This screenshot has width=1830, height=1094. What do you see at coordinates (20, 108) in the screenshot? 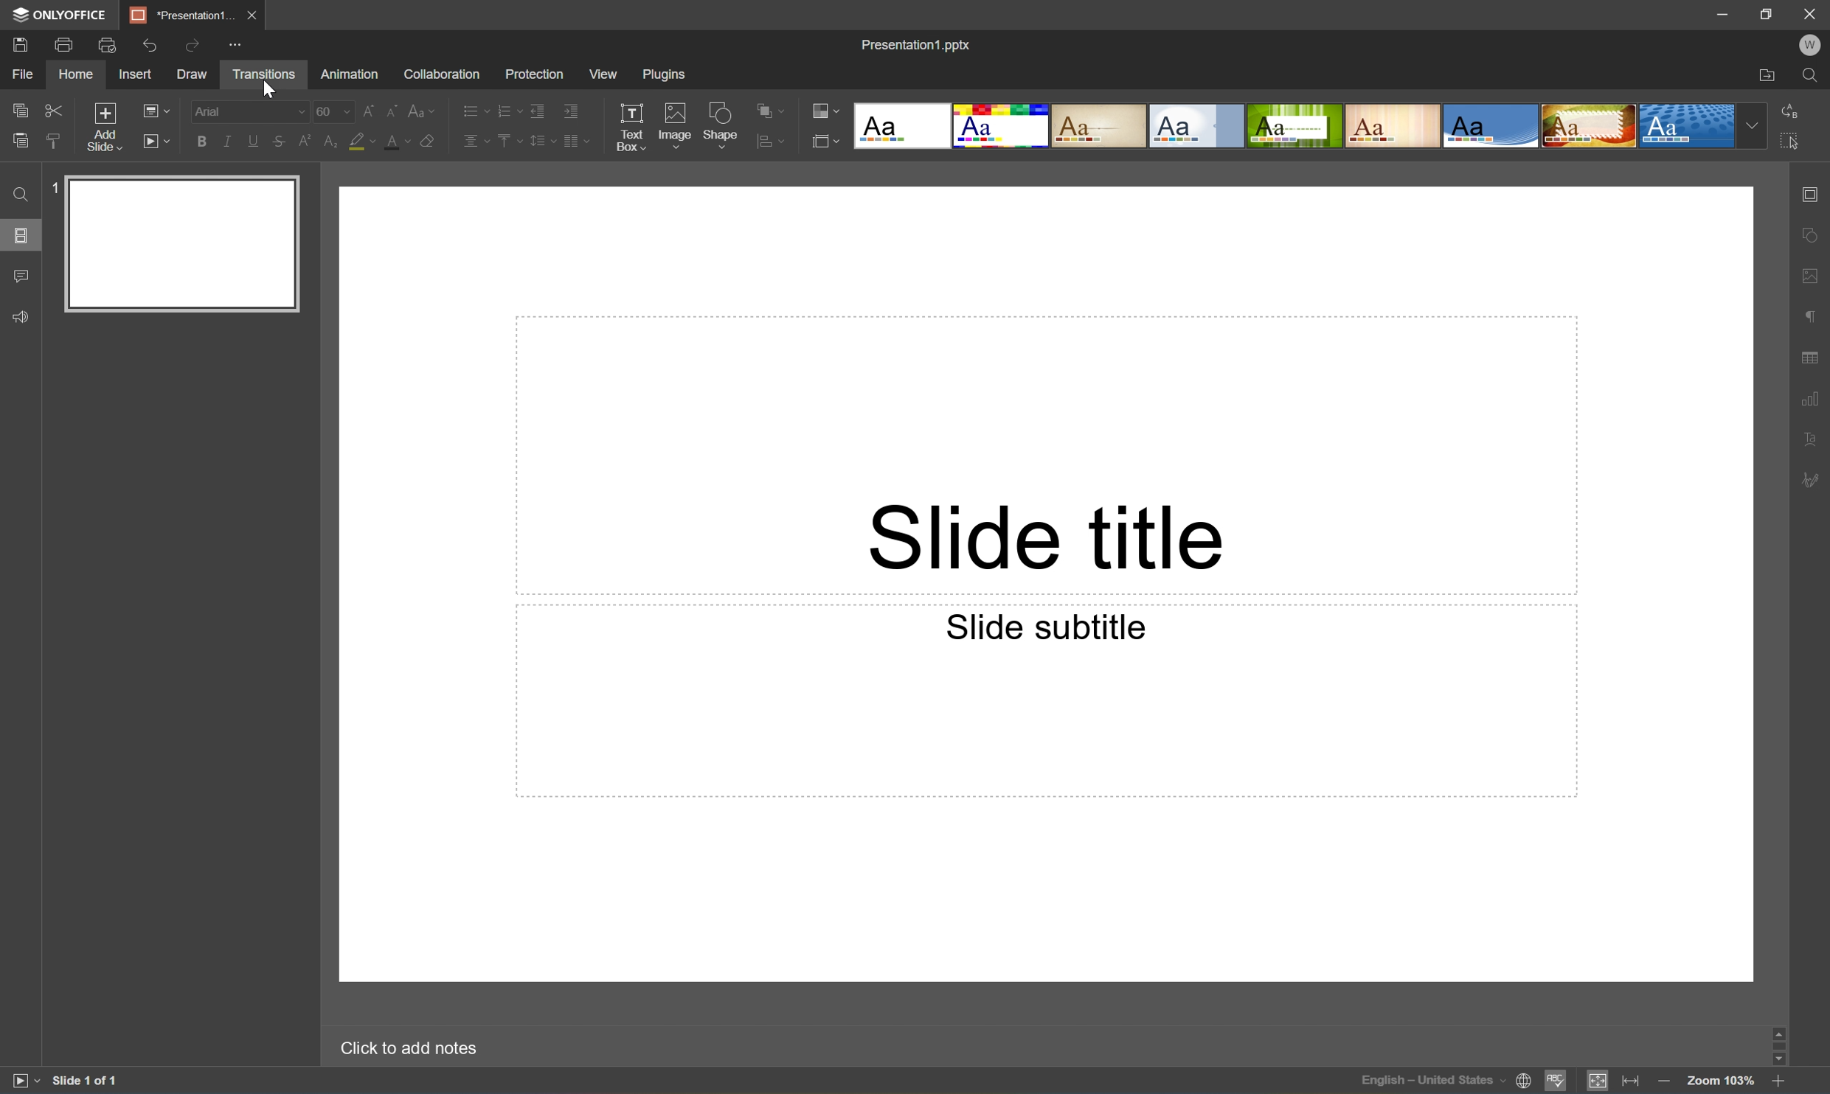
I see `Copy` at bounding box center [20, 108].